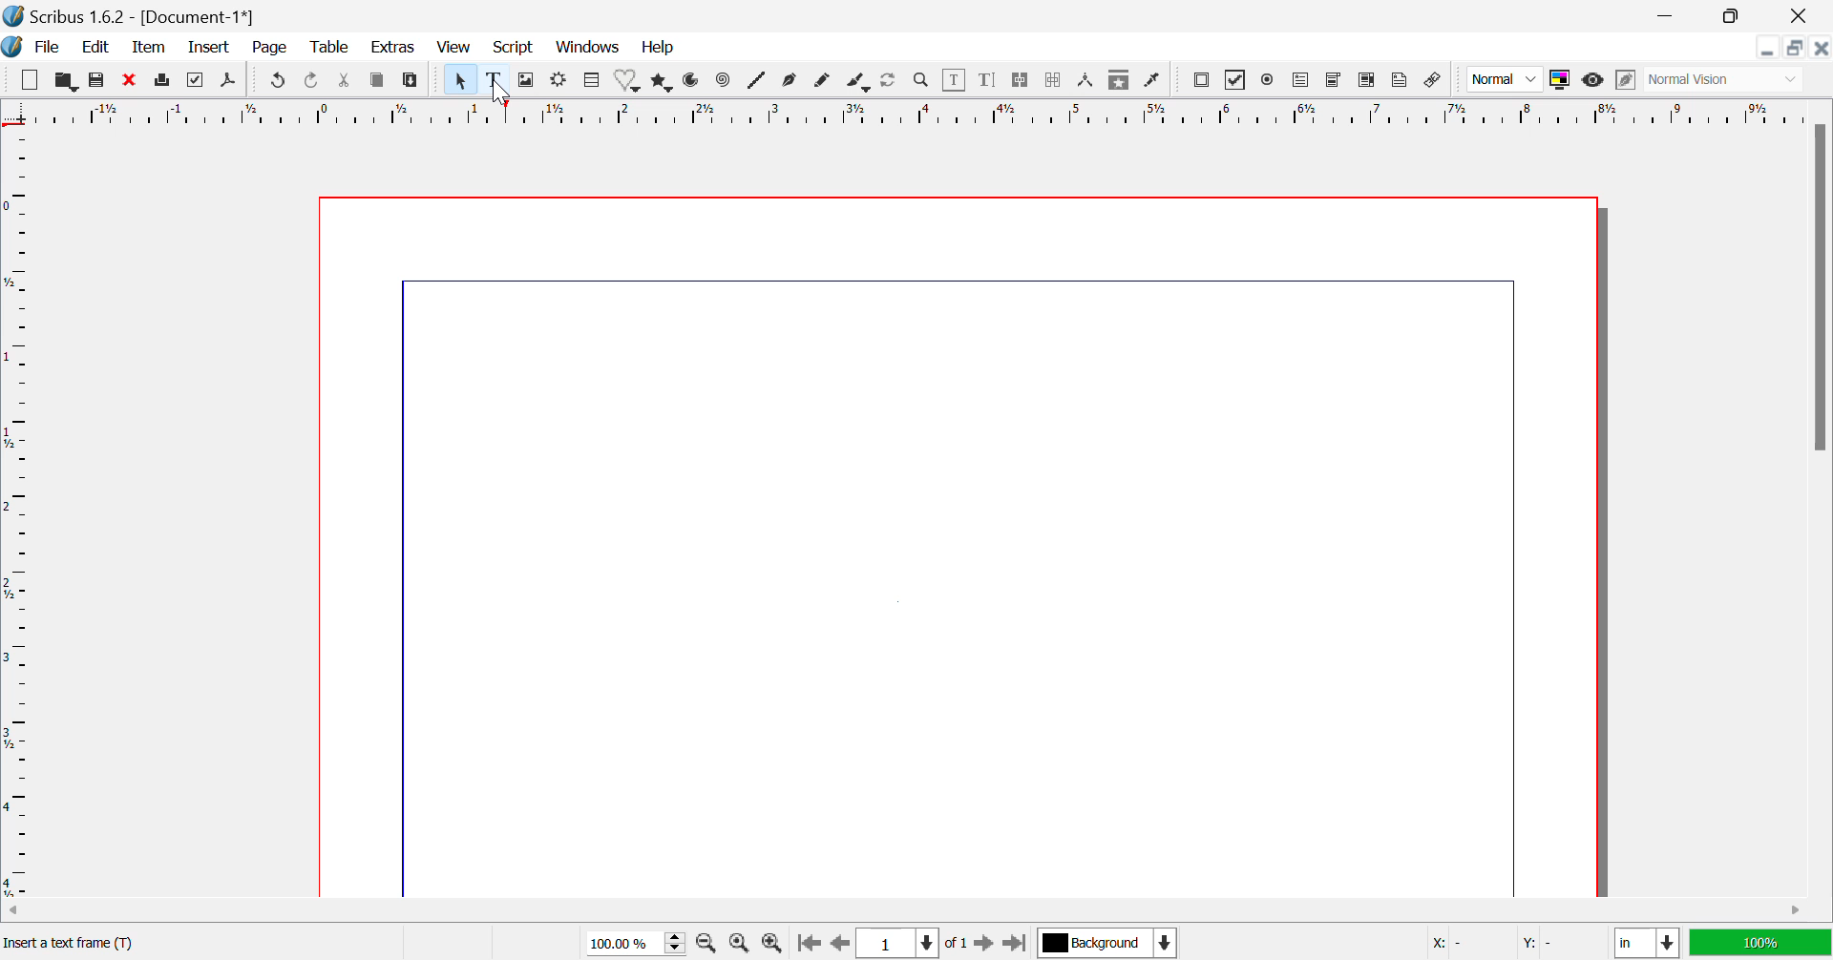  Describe the element at coordinates (233, 81) in the screenshot. I see `Save as Pdf` at that location.